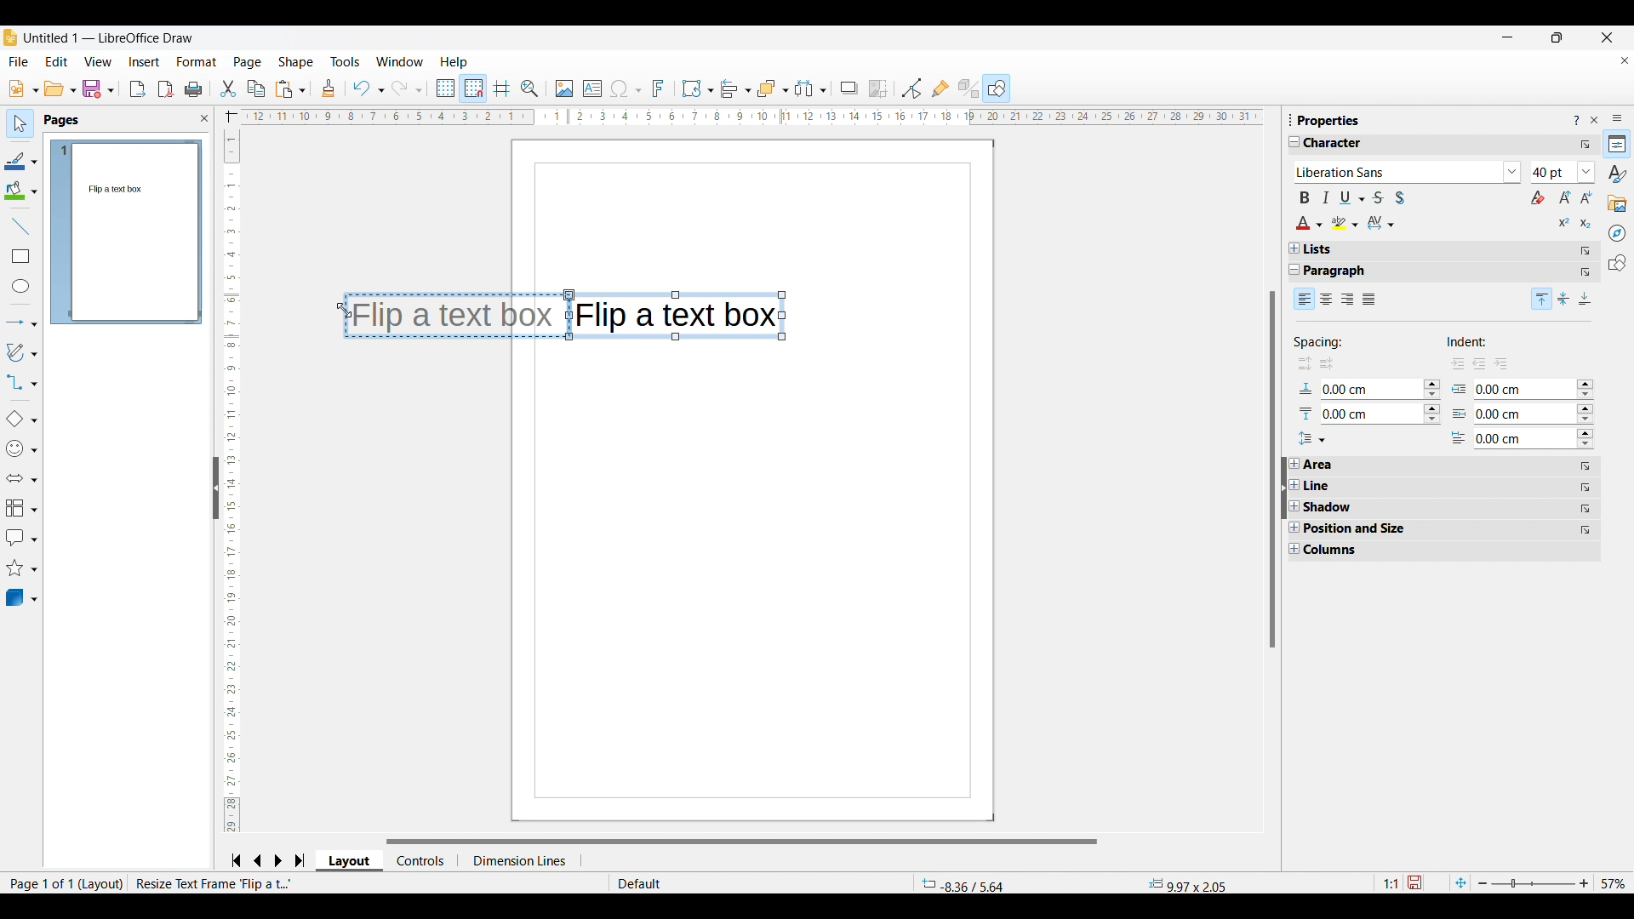 Image resolution: width=1634 pixels, height=919 pixels. What do you see at coordinates (565, 89) in the screenshot?
I see `Insert image` at bounding box center [565, 89].